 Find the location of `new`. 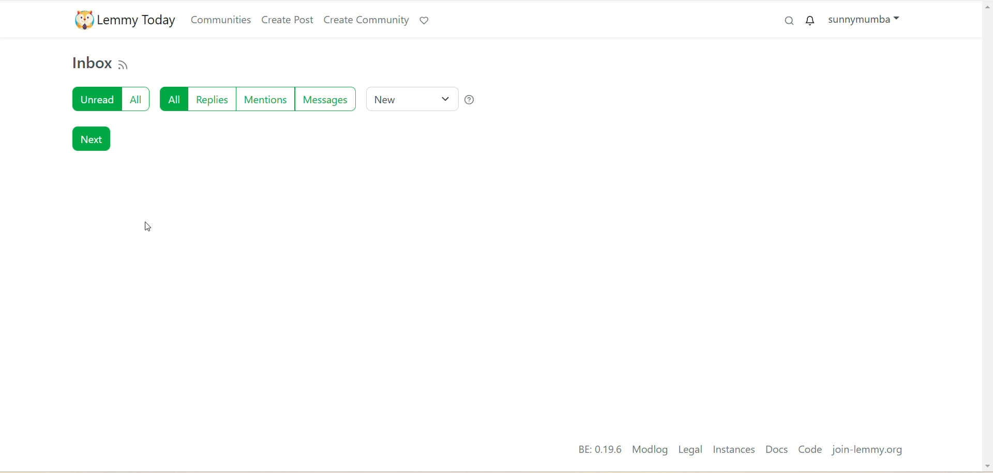

new is located at coordinates (410, 99).